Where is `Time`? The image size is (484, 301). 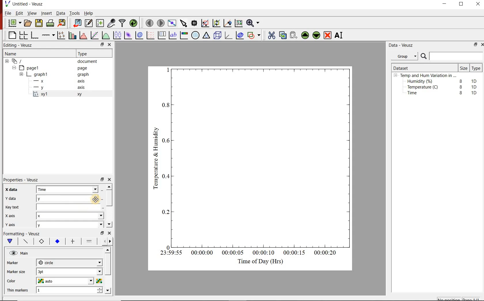 Time is located at coordinates (415, 94).